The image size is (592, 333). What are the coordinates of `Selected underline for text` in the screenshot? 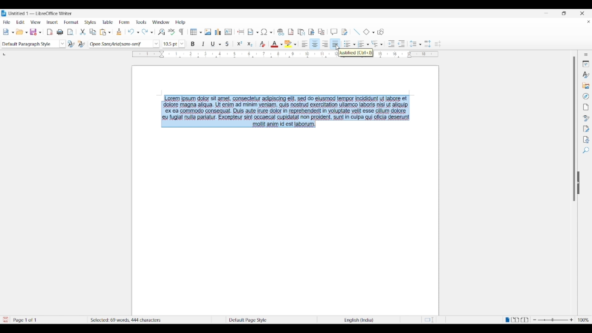 It's located at (213, 44).